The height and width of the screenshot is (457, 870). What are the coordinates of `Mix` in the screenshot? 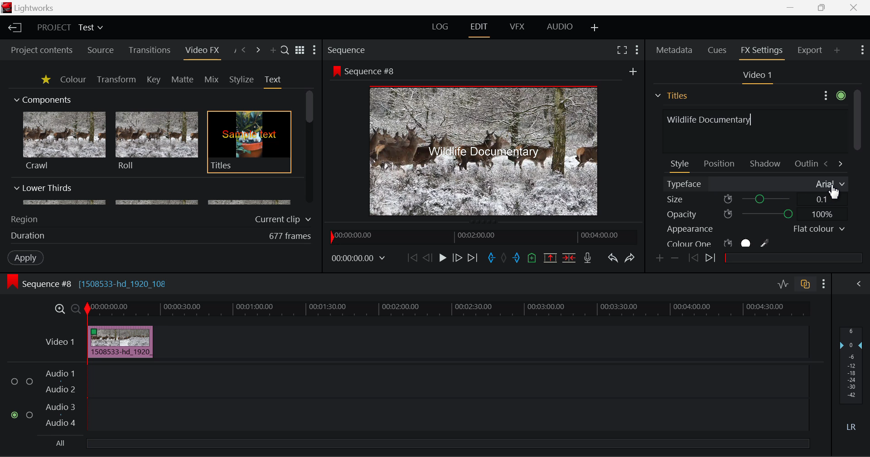 It's located at (211, 80).